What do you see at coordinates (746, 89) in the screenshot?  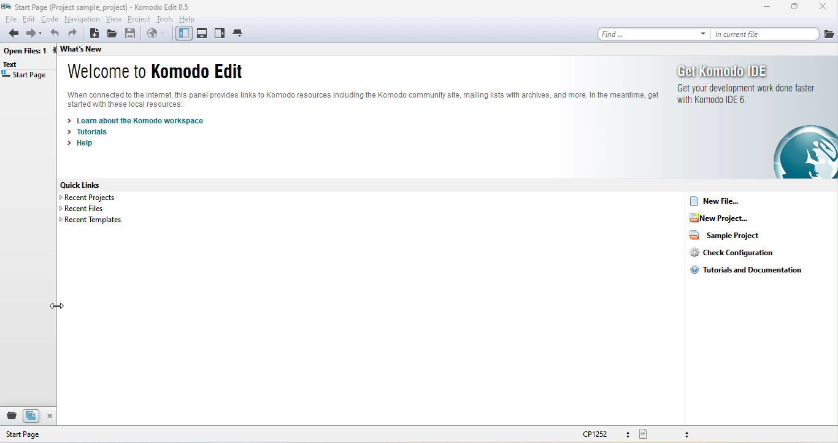 I see `get komodo ide` at bounding box center [746, 89].